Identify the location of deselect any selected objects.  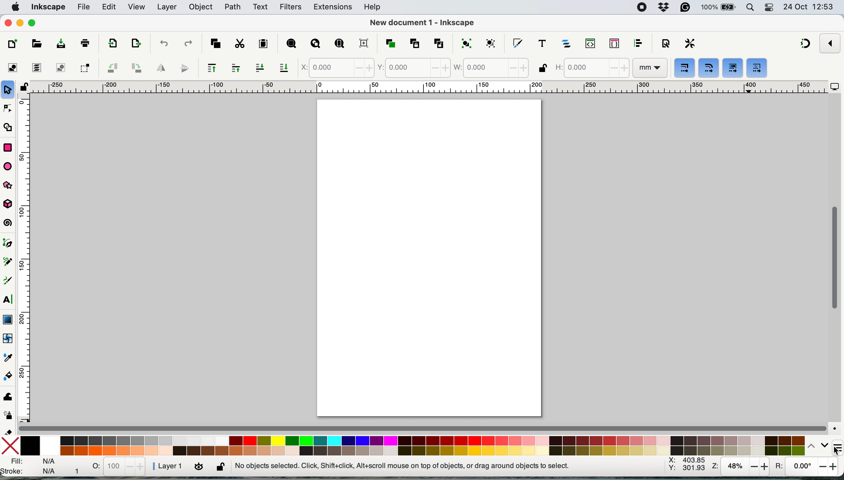
(61, 69).